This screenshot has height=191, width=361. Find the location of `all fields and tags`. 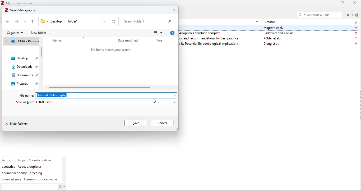

all fields and tags is located at coordinates (319, 15).